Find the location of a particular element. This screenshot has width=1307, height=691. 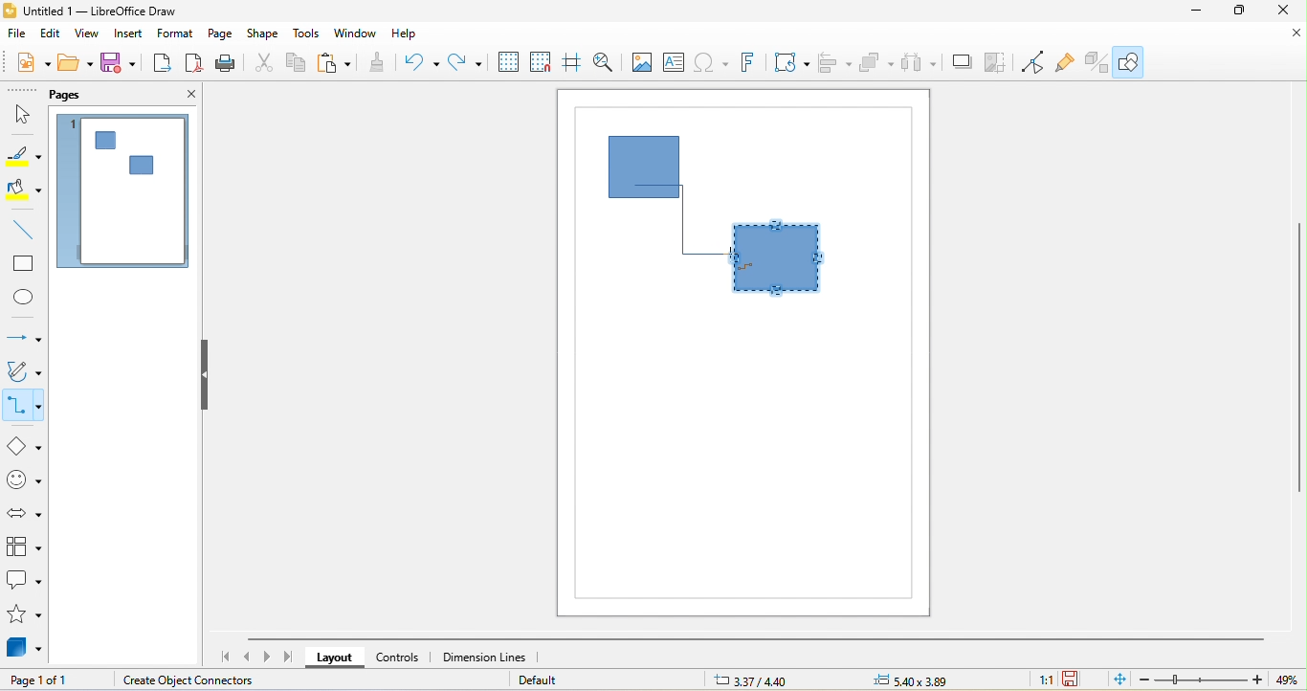

default is located at coordinates (551, 680).